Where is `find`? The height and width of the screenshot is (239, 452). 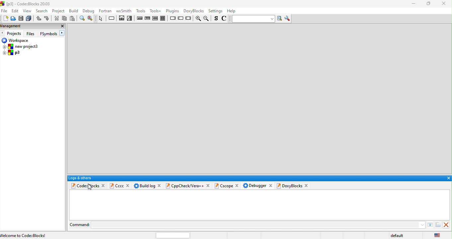
find is located at coordinates (82, 18).